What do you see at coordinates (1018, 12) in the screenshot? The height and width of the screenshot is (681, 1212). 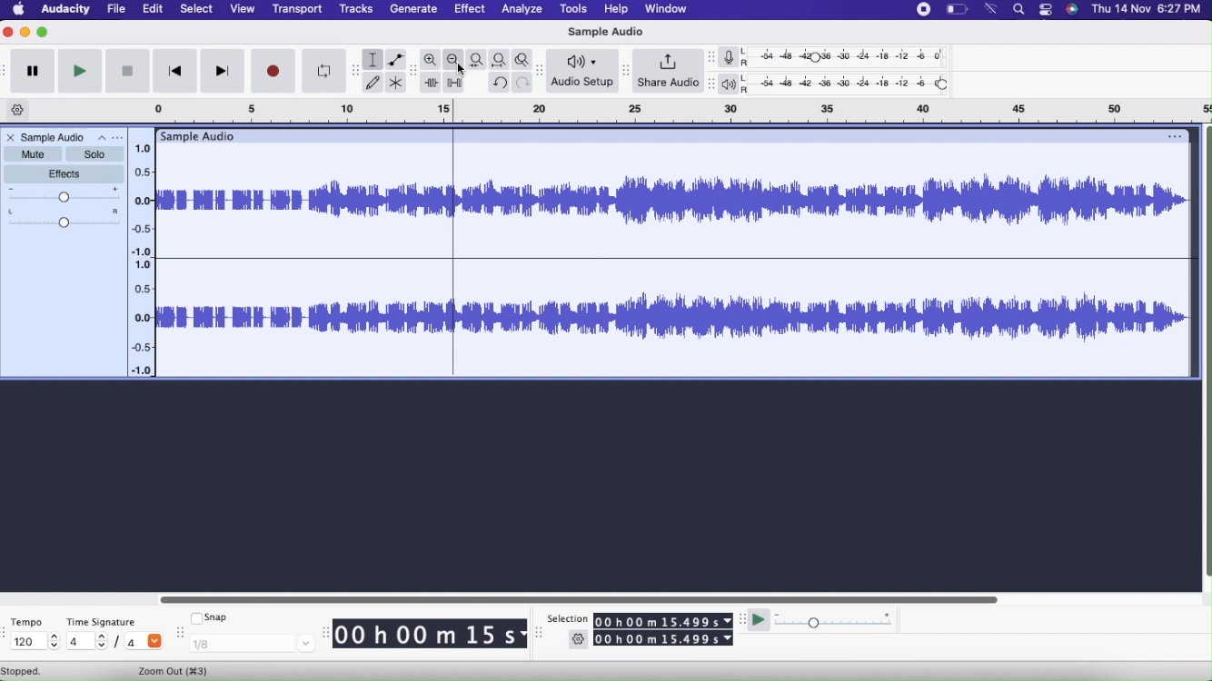 I see `find` at bounding box center [1018, 12].